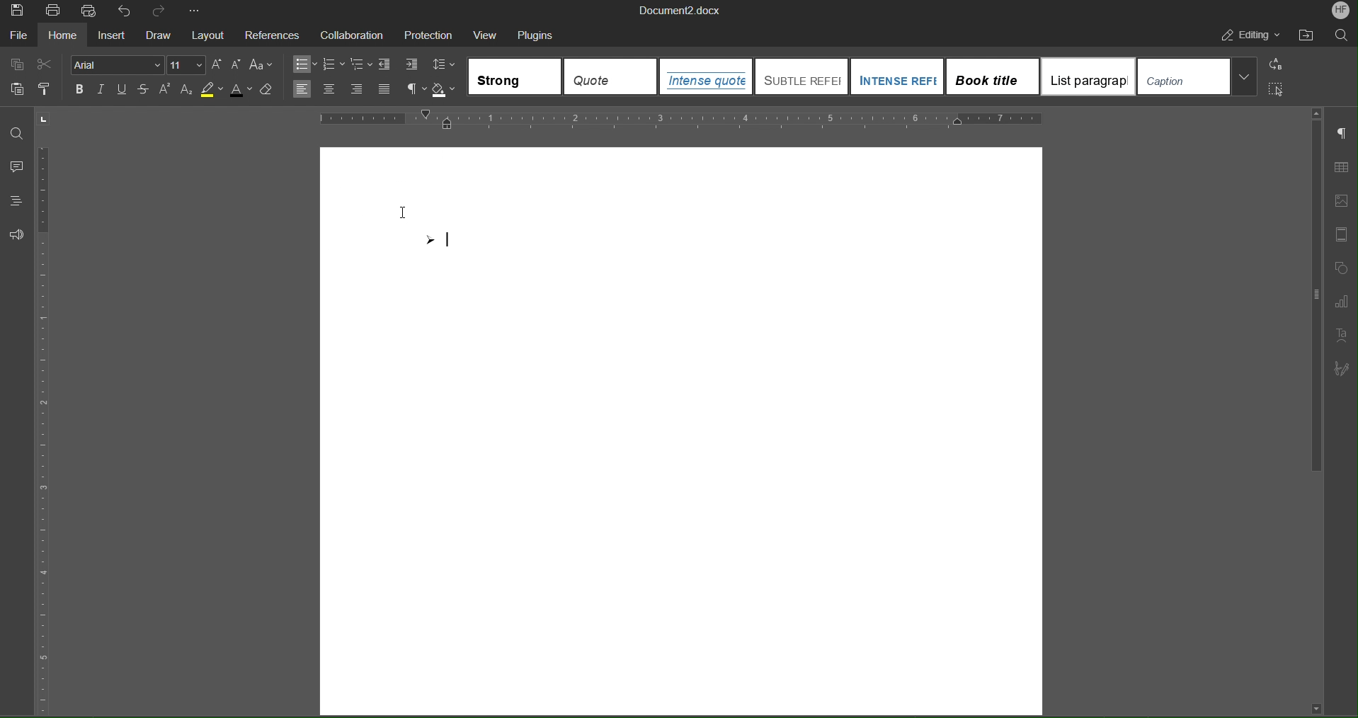  I want to click on Text Color, so click(241, 89).